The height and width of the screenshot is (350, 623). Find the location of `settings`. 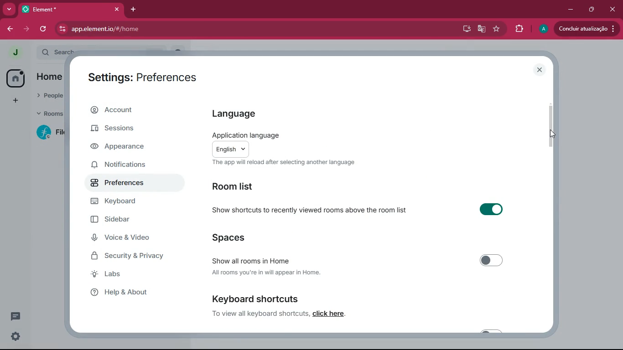

settings is located at coordinates (15, 336).